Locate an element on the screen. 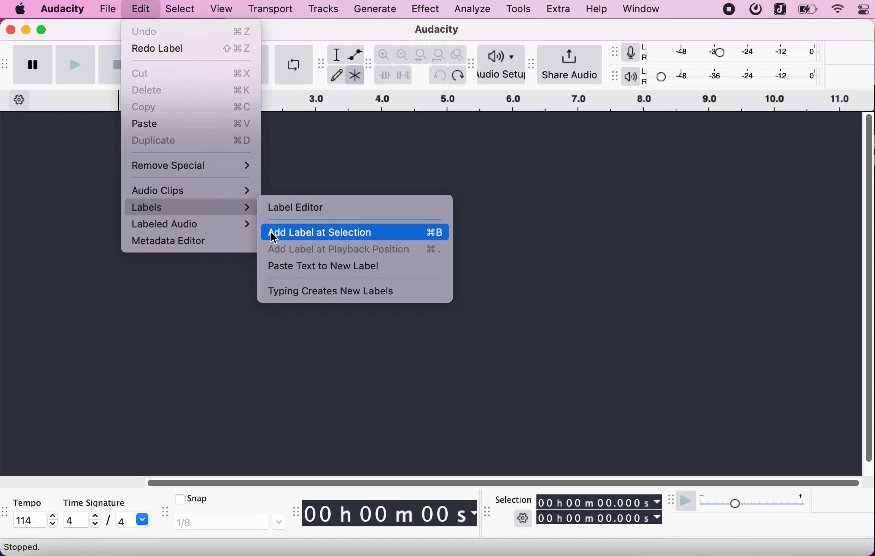 The height and width of the screenshot is (556, 875). dropdown is located at coordinates (144, 519).